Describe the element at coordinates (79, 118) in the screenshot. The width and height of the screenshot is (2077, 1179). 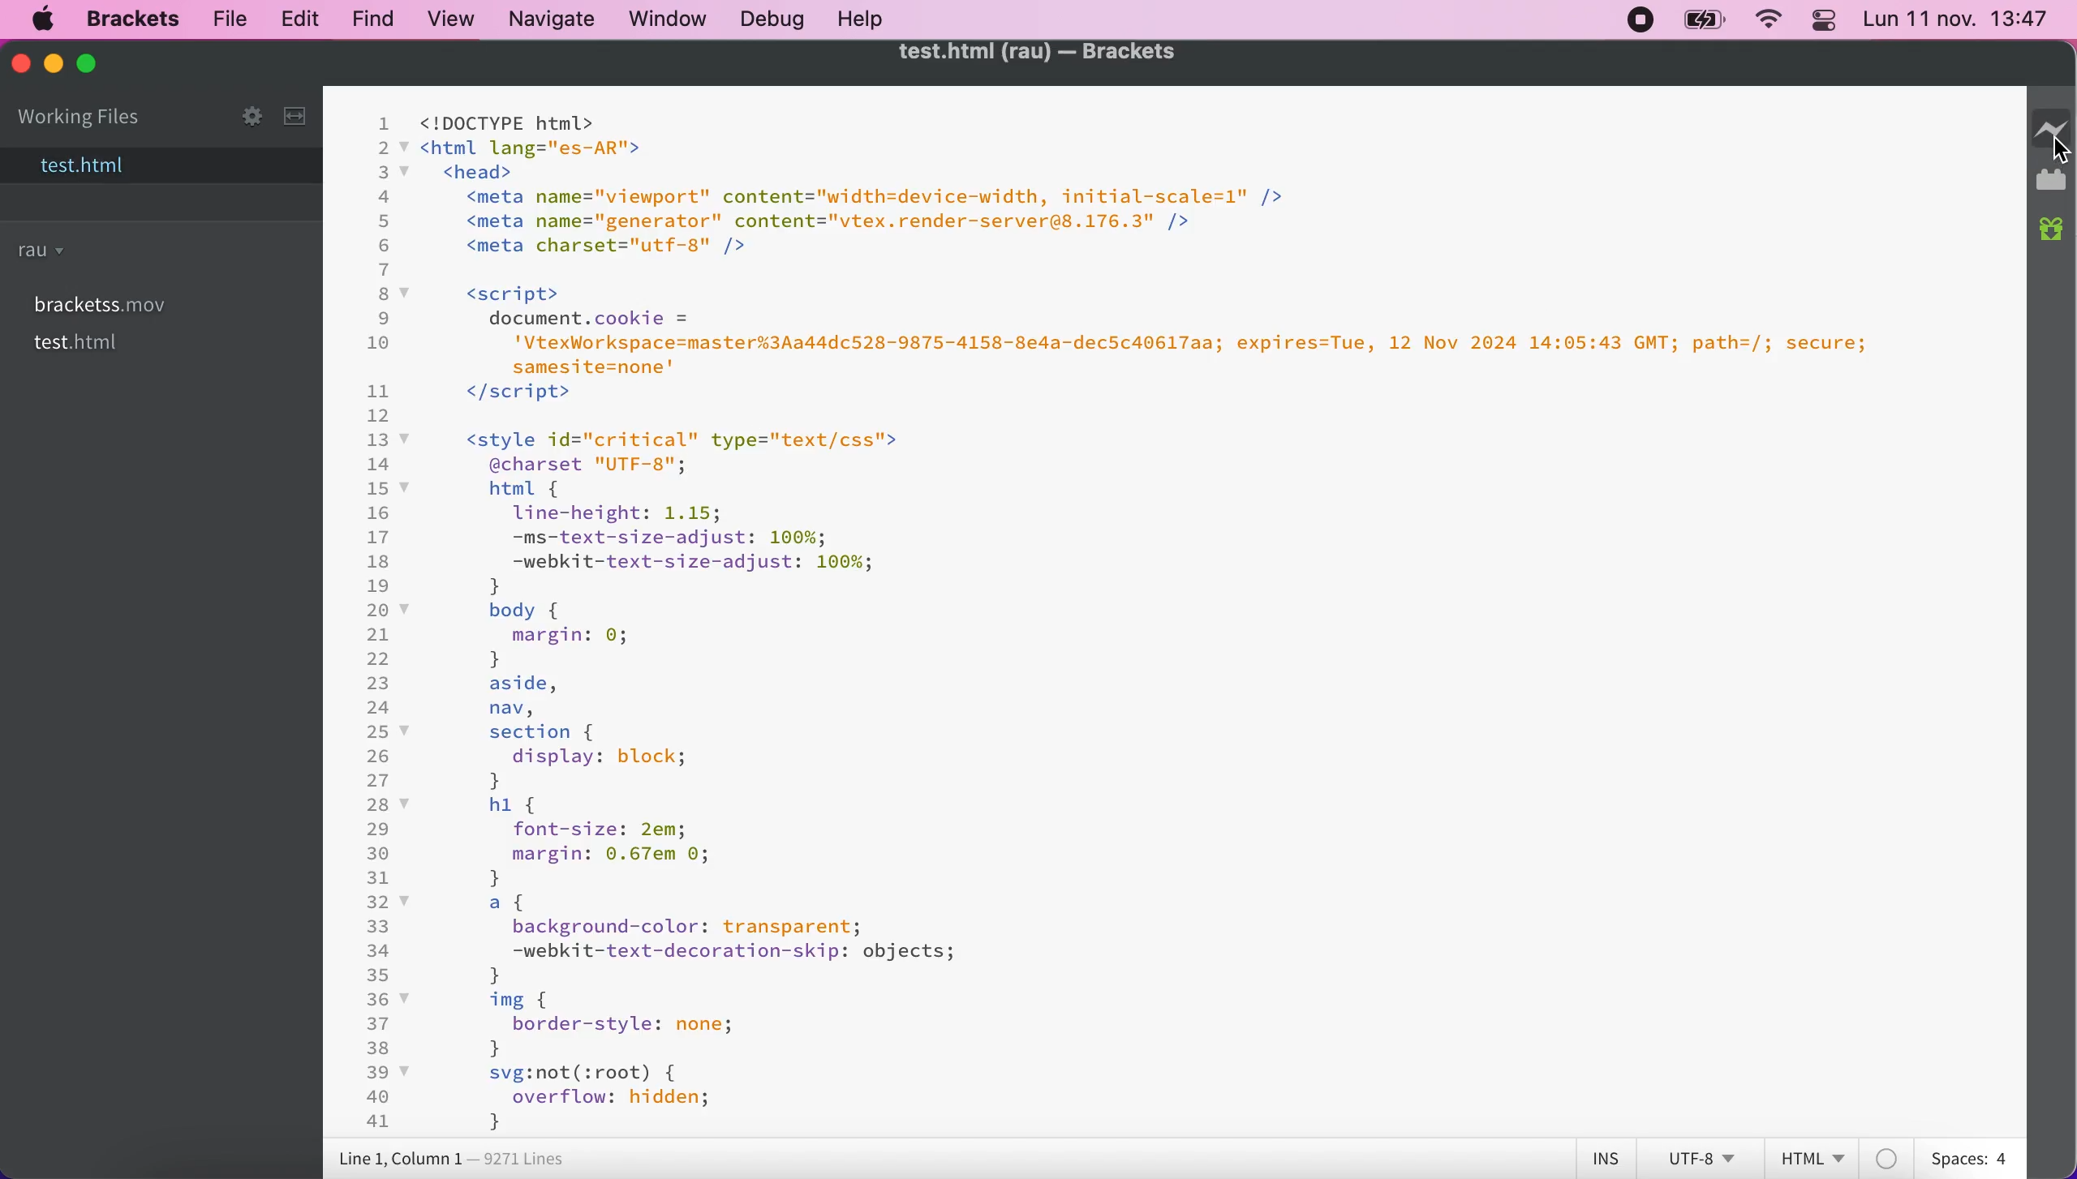
I see `working files` at that location.